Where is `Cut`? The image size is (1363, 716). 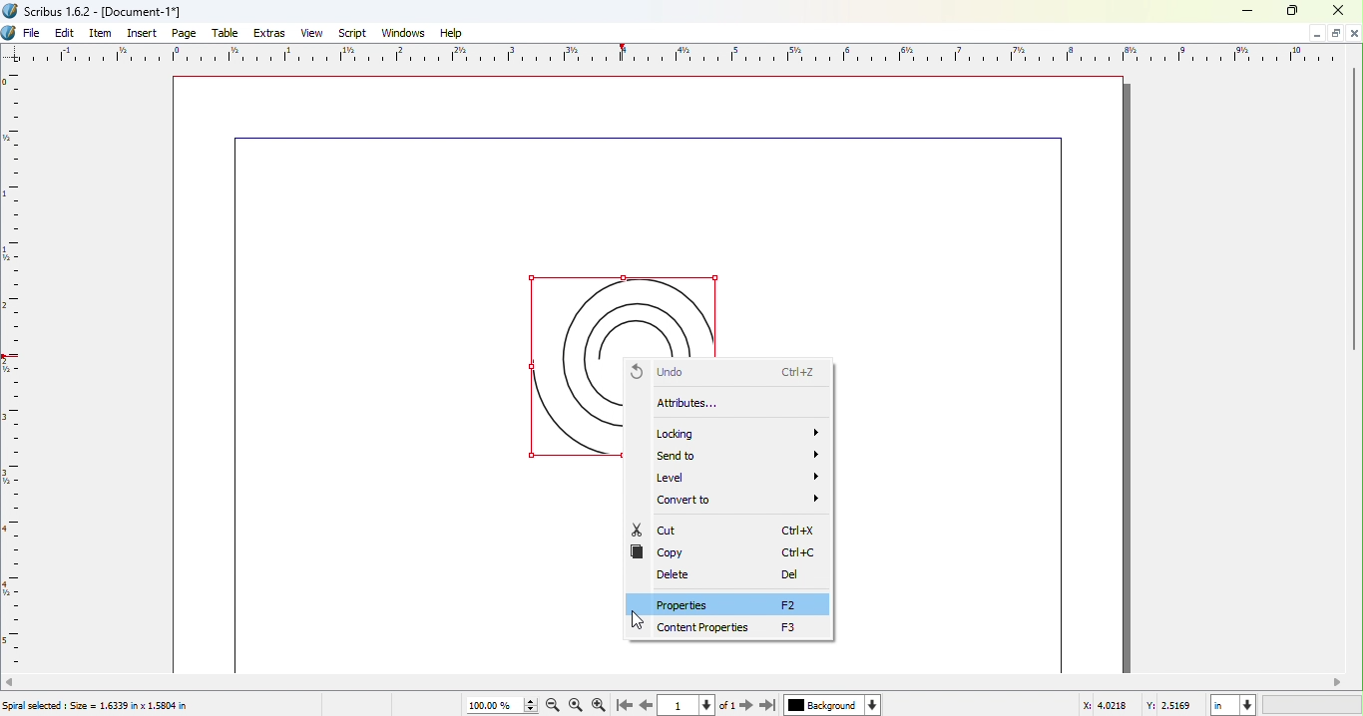 Cut is located at coordinates (726, 531).